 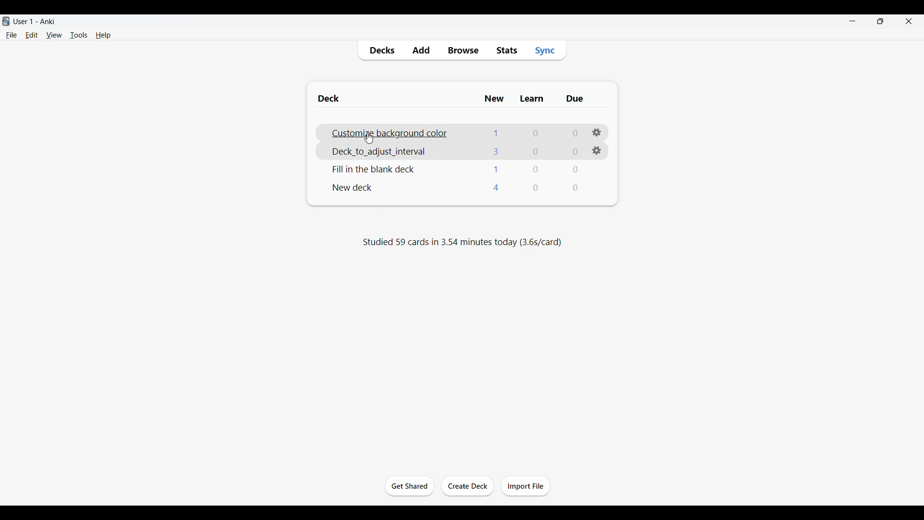 I want to click on Help menu, so click(x=103, y=35).